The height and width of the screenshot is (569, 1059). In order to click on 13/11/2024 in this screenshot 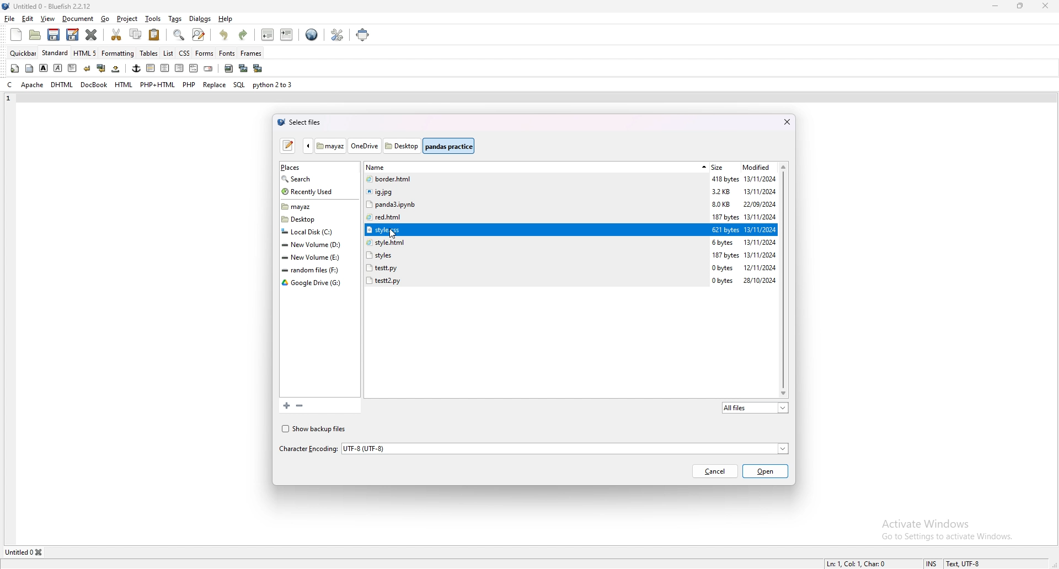, I will do `click(760, 242)`.